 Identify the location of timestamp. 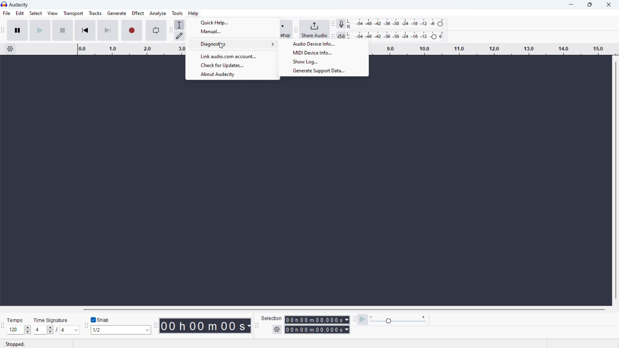
(205, 325).